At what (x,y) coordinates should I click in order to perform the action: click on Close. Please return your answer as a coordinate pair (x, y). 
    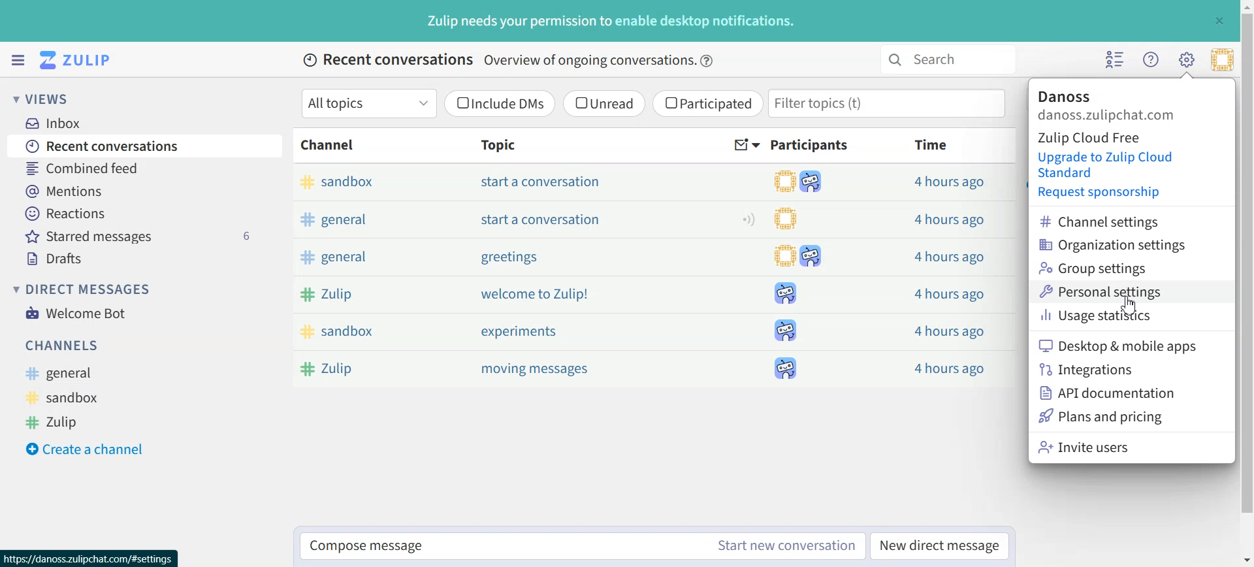
    Looking at the image, I should click on (1219, 20).